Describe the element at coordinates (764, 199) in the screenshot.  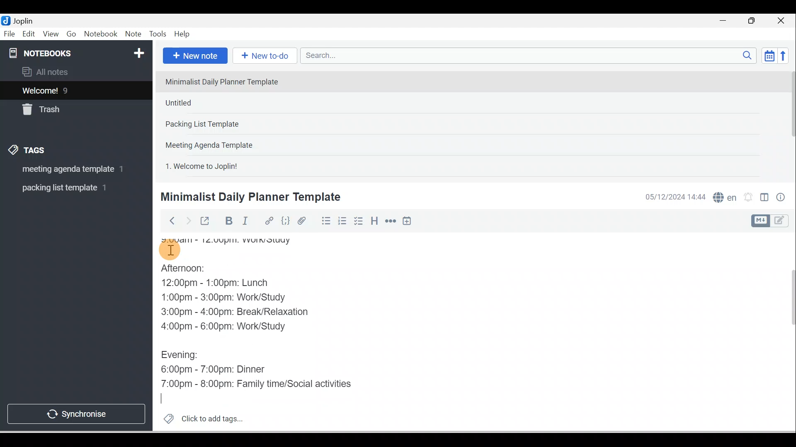
I see `Toggle editors` at that location.